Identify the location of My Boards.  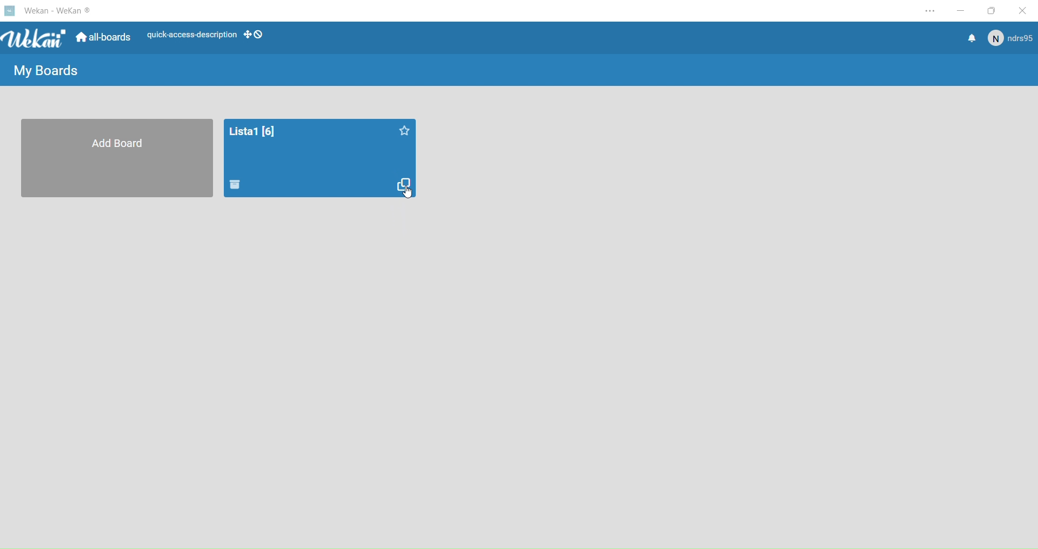
(47, 71).